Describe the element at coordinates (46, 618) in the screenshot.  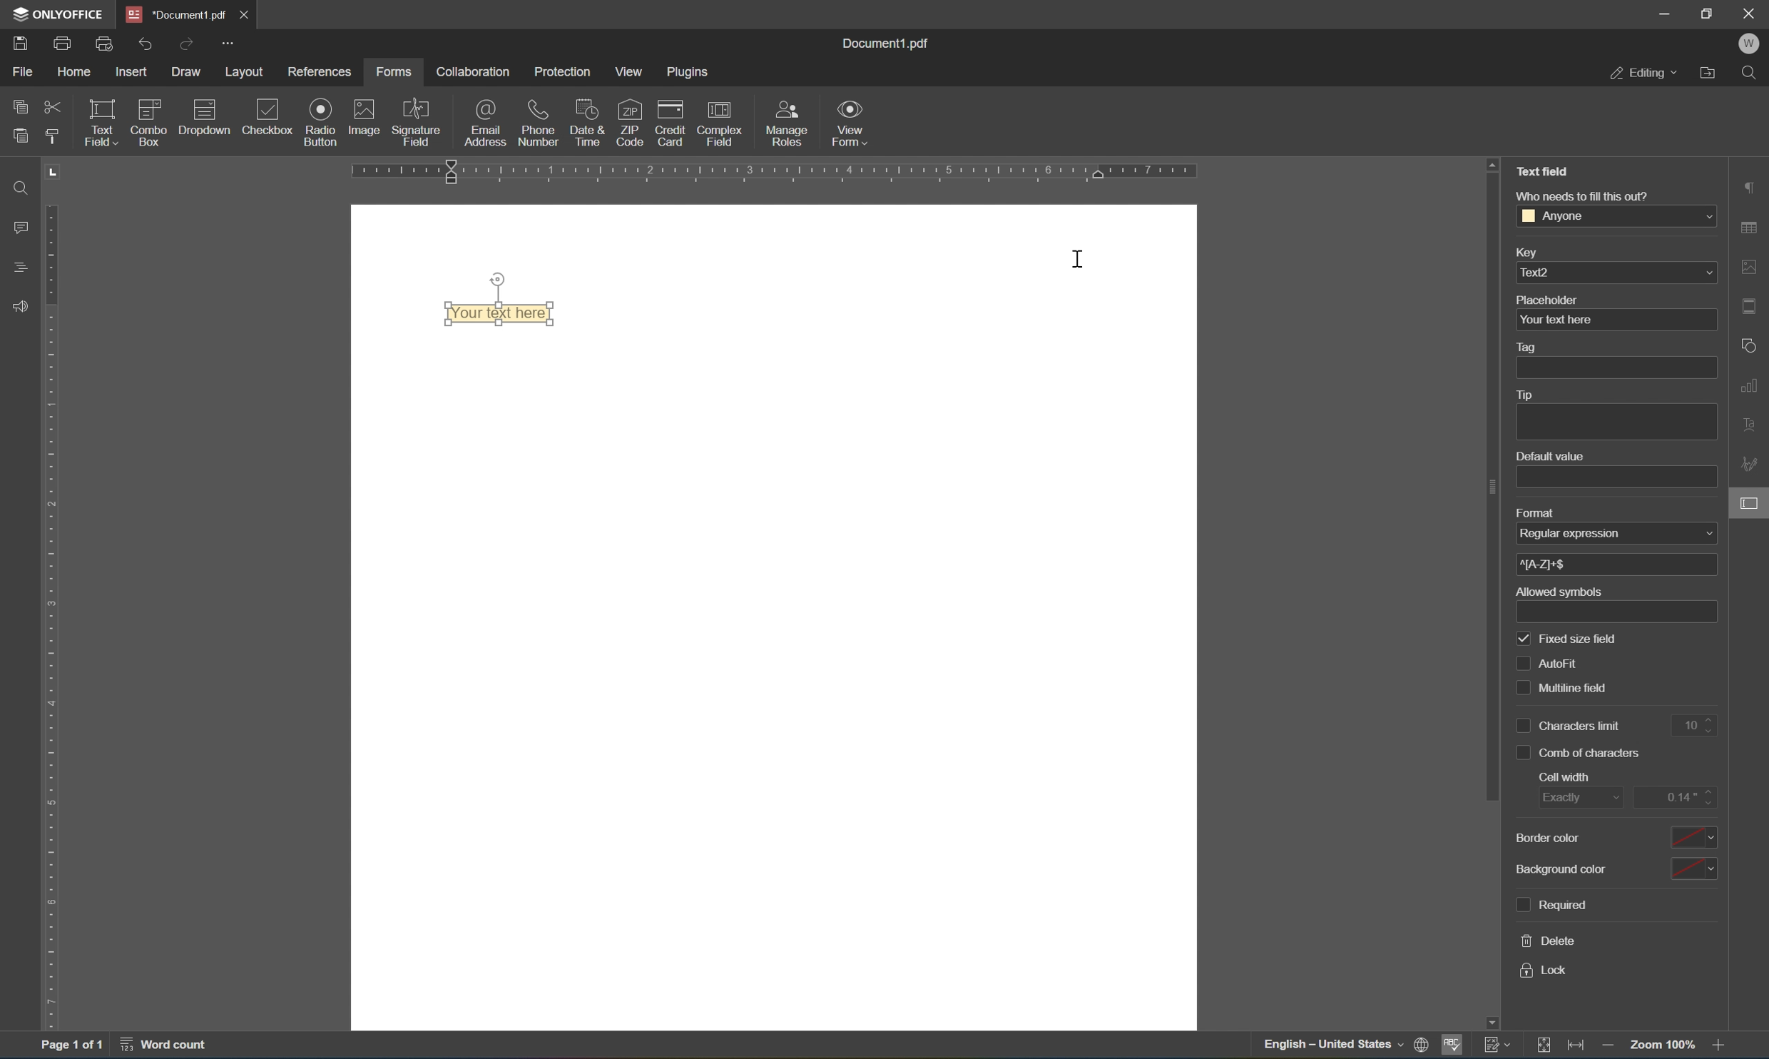
I see `ruler` at that location.